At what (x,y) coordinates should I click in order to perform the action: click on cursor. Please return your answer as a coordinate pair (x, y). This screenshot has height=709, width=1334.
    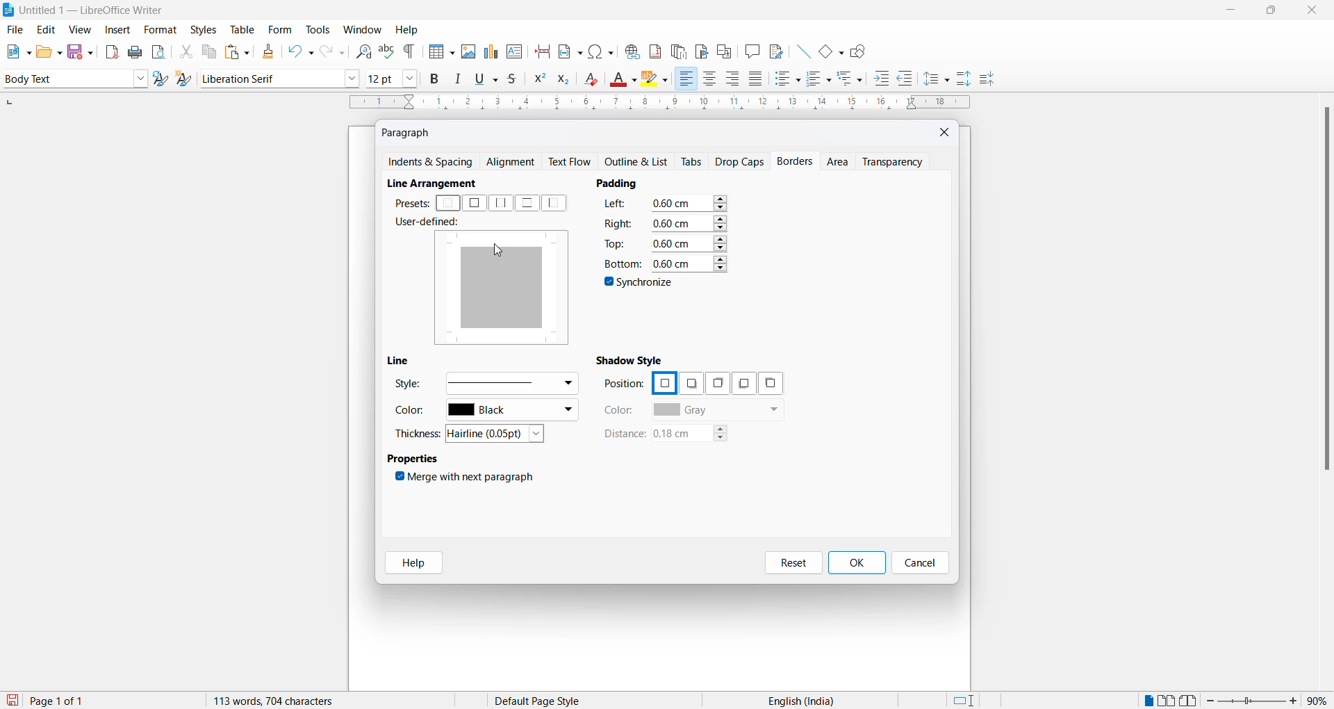
    Looking at the image, I should click on (502, 251).